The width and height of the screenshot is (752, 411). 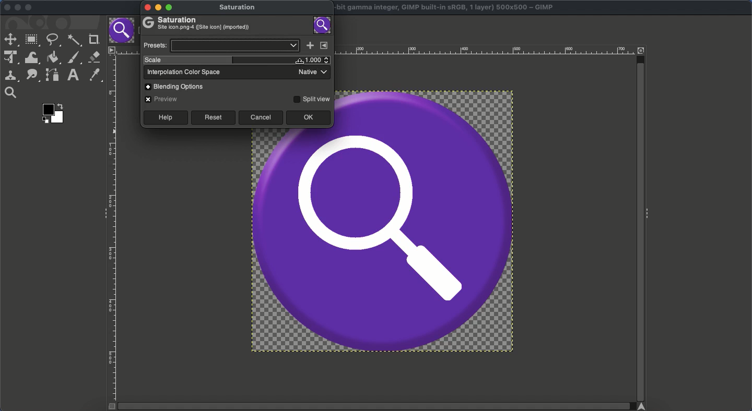 I want to click on Freeform selector, so click(x=53, y=41).